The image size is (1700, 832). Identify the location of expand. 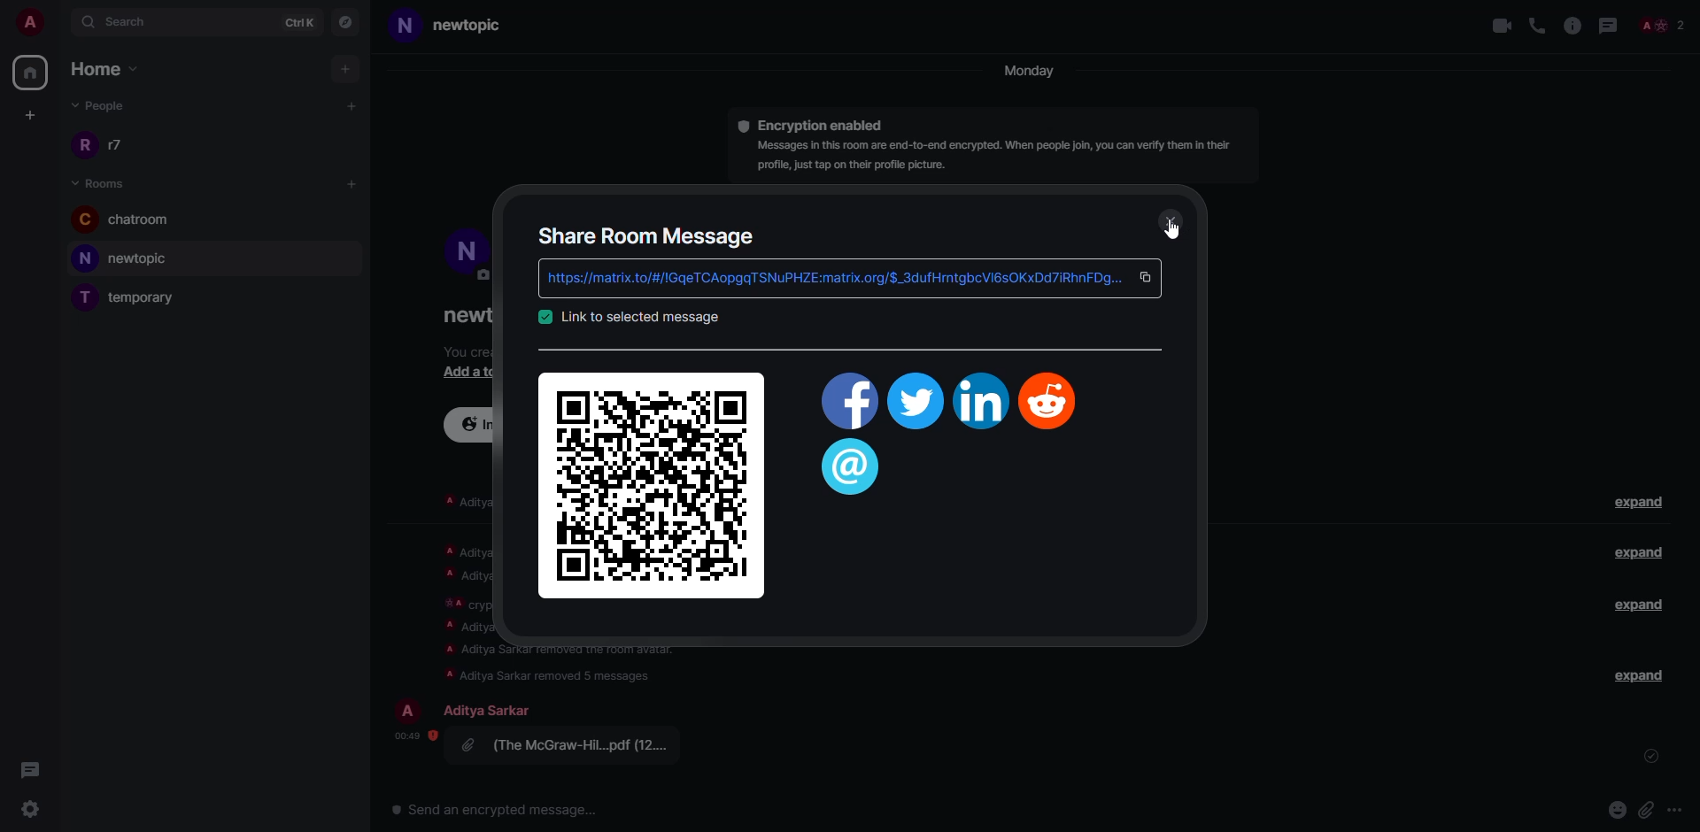
(1638, 552).